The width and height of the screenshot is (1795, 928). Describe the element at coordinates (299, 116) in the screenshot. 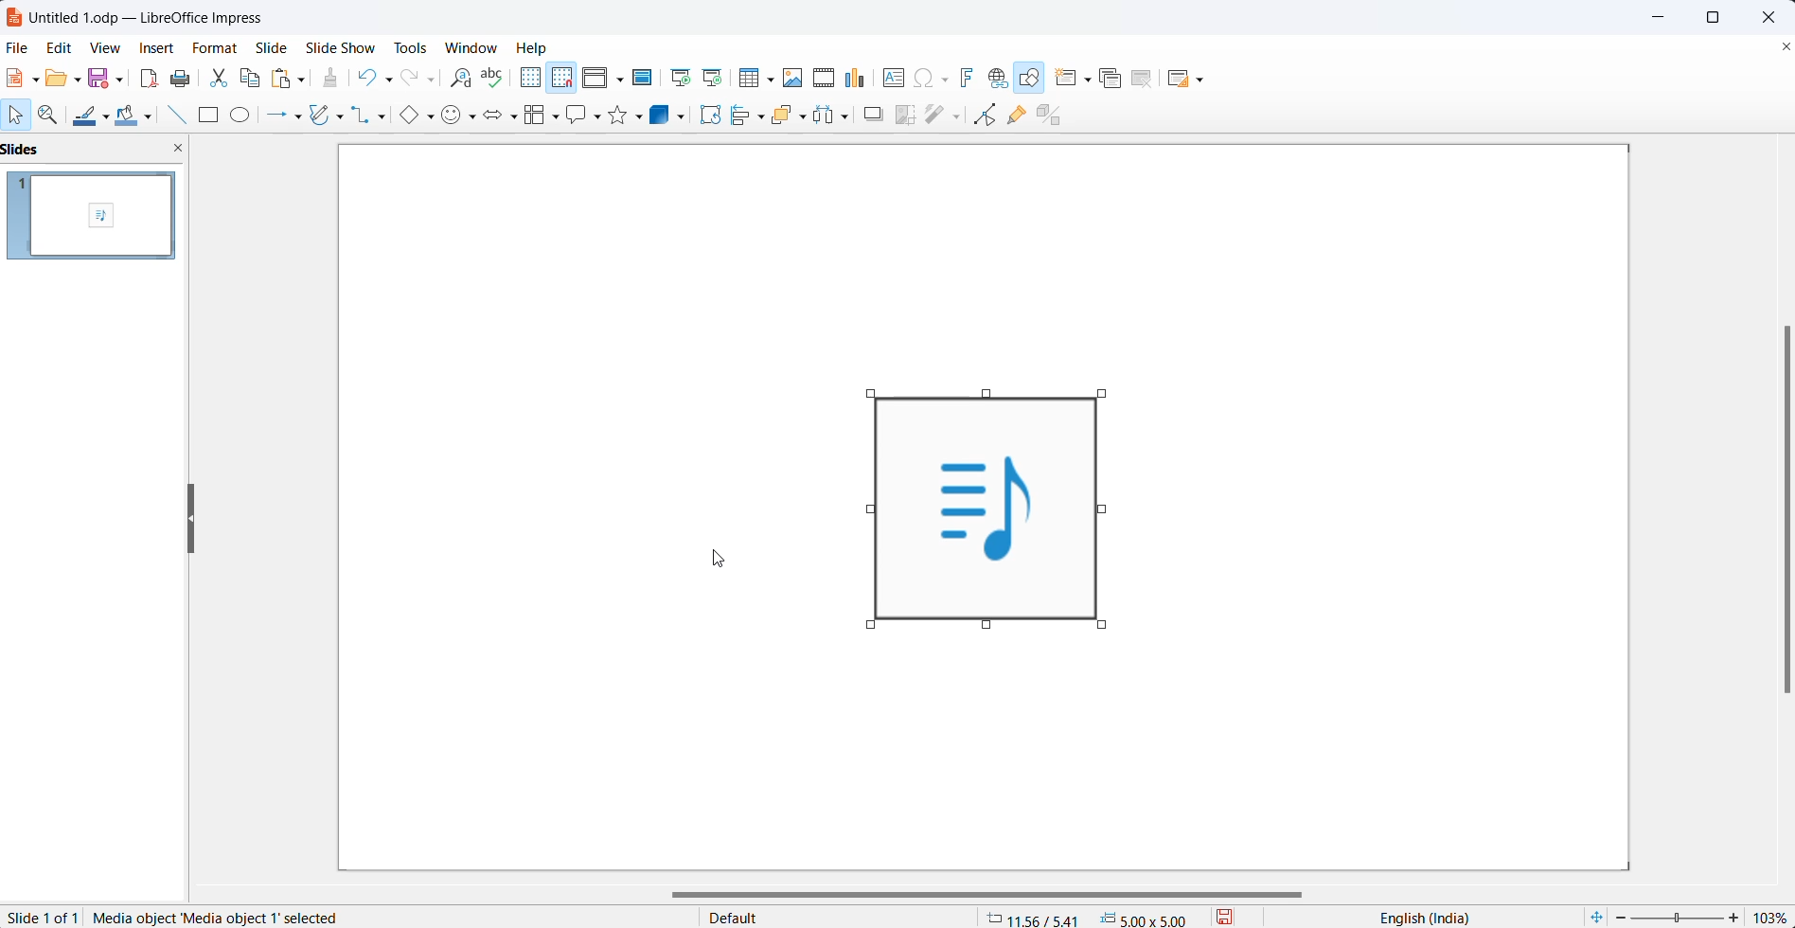

I see `line and arrows options dropdown button` at that location.